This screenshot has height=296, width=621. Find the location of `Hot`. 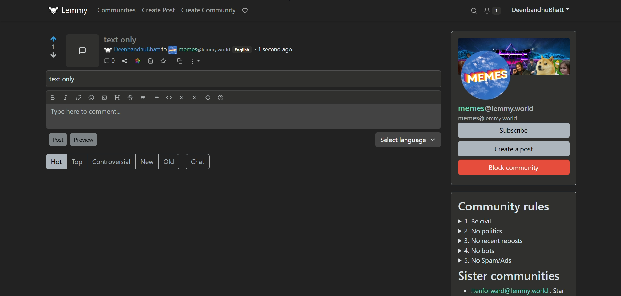

Hot is located at coordinates (57, 161).